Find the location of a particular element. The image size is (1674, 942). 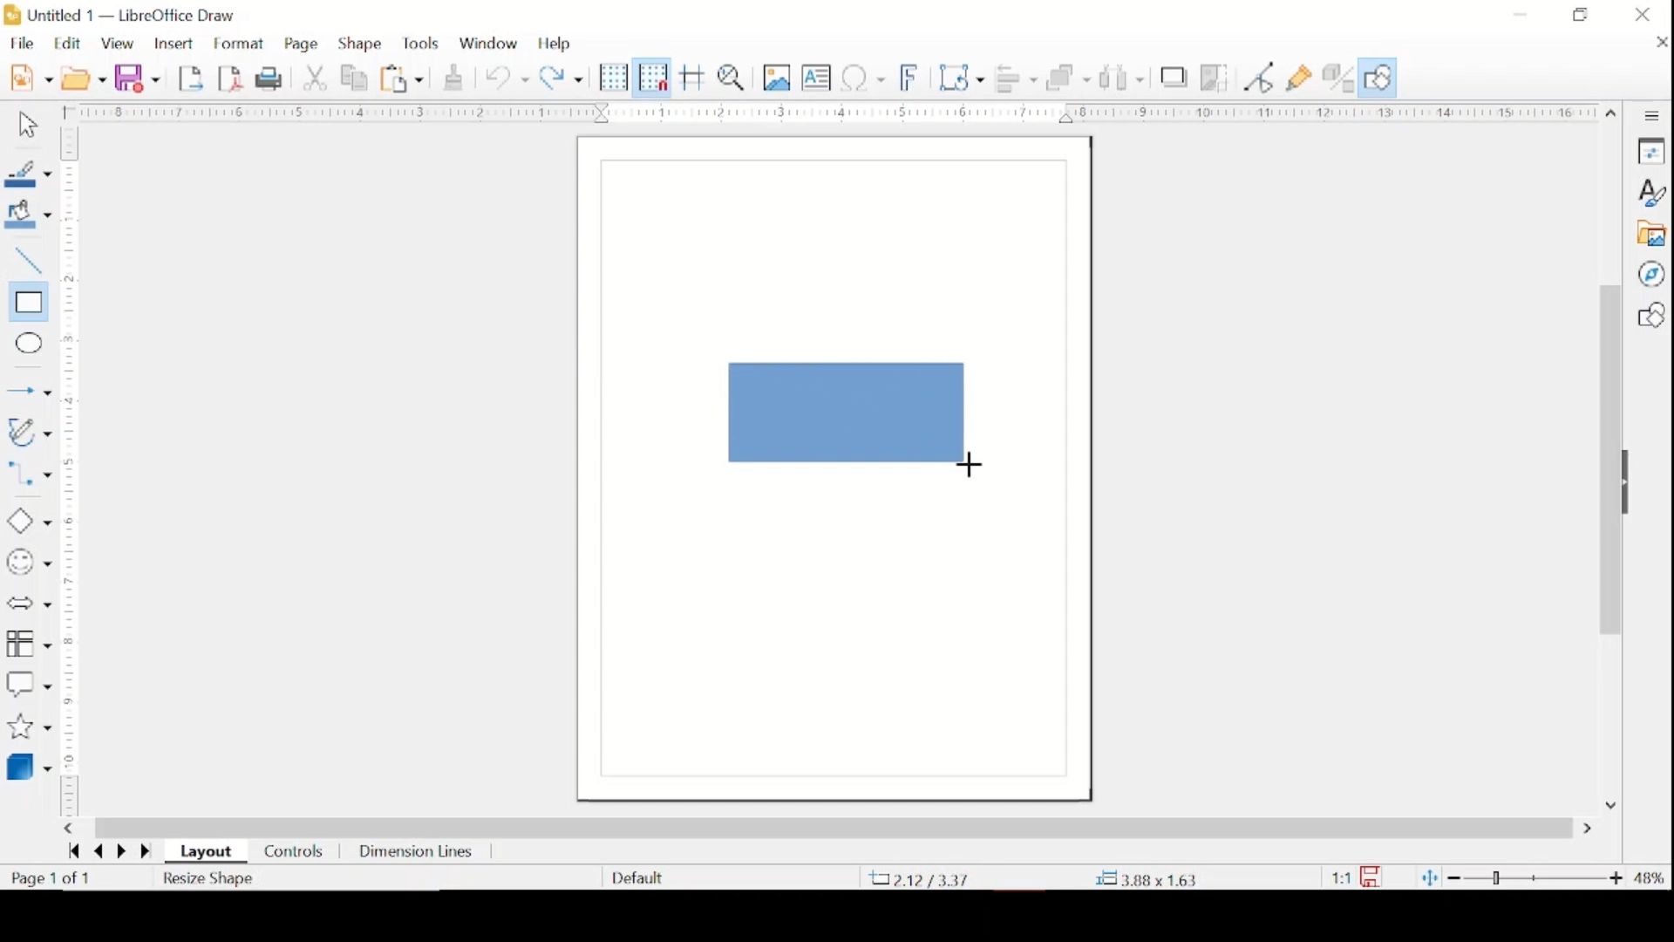

arrange is located at coordinates (1069, 77).